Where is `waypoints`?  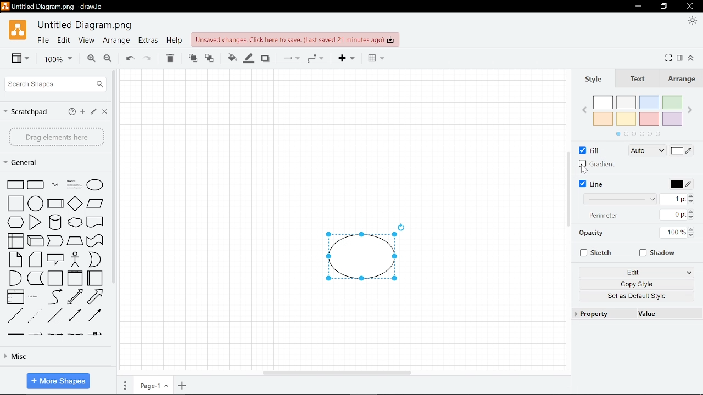 waypoints is located at coordinates (315, 58).